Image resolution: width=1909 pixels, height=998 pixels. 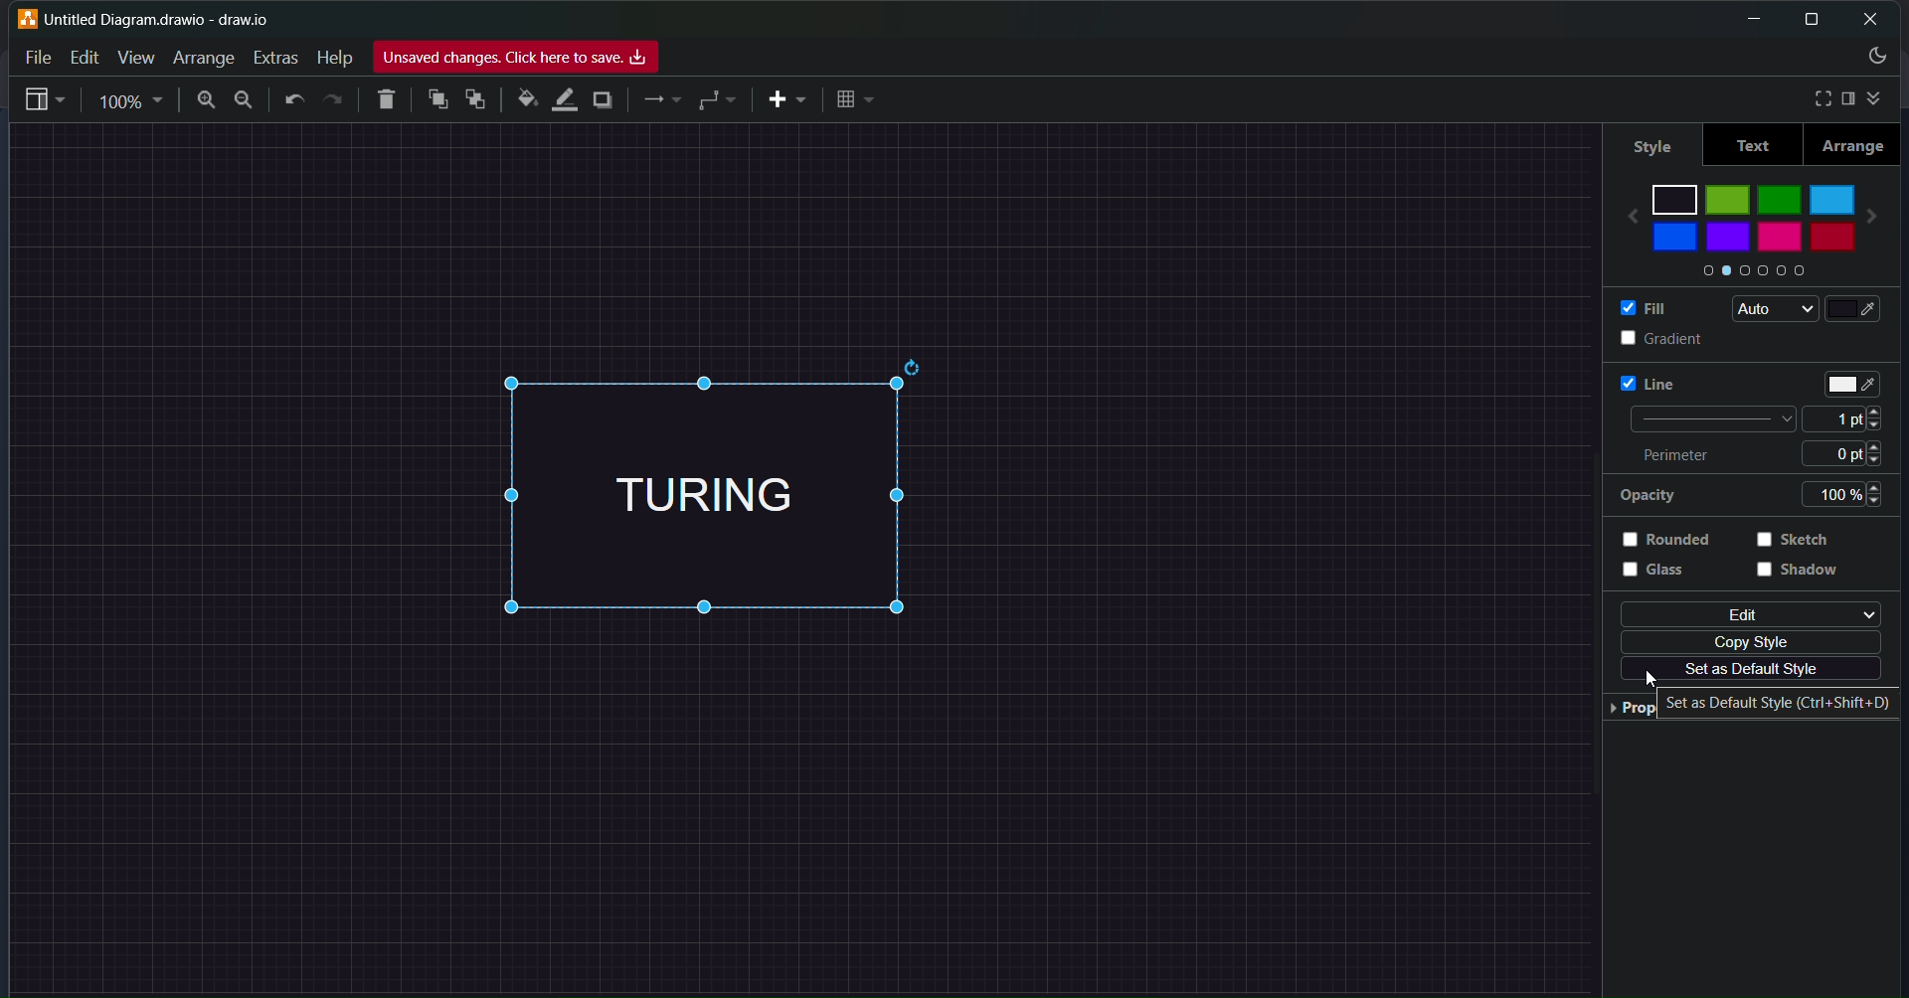 I want to click on to back, so click(x=476, y=101).